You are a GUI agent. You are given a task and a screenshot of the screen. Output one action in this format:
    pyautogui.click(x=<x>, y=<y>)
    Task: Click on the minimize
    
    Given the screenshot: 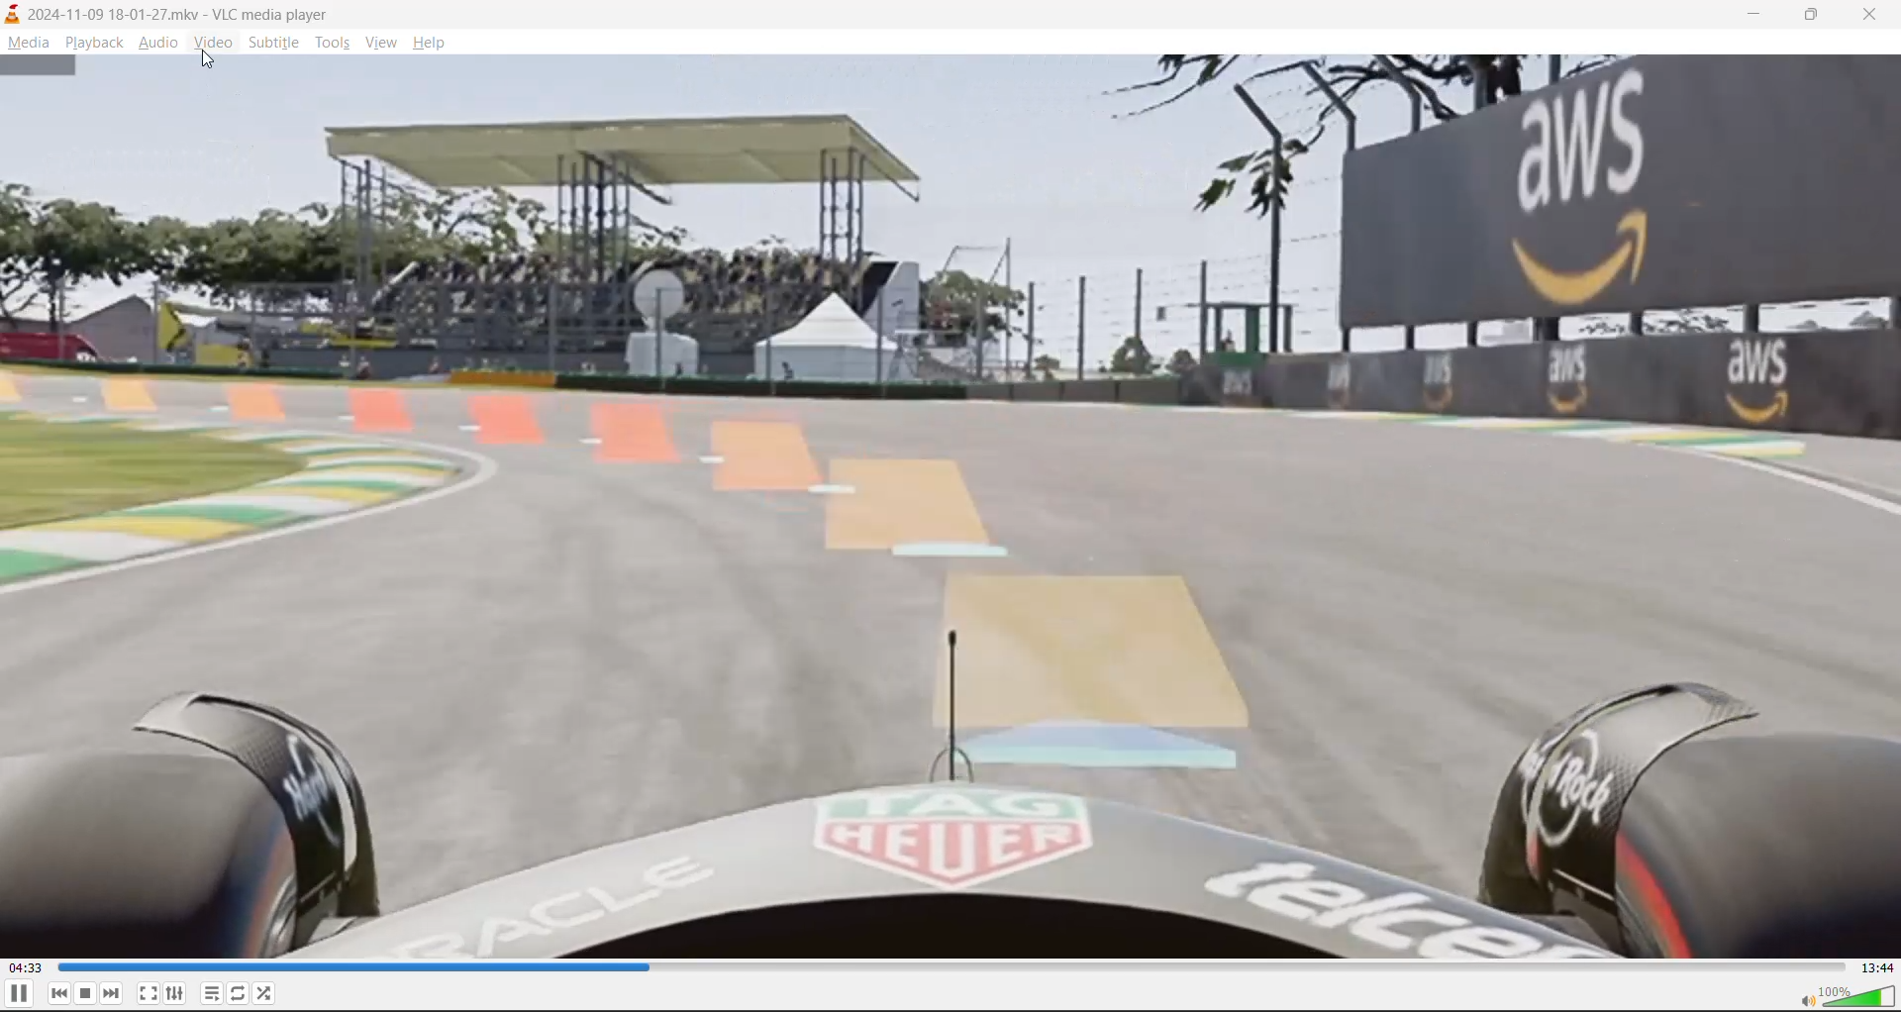 What is the action you would take?
    pyautogui.click(x=1758, y=16)
    